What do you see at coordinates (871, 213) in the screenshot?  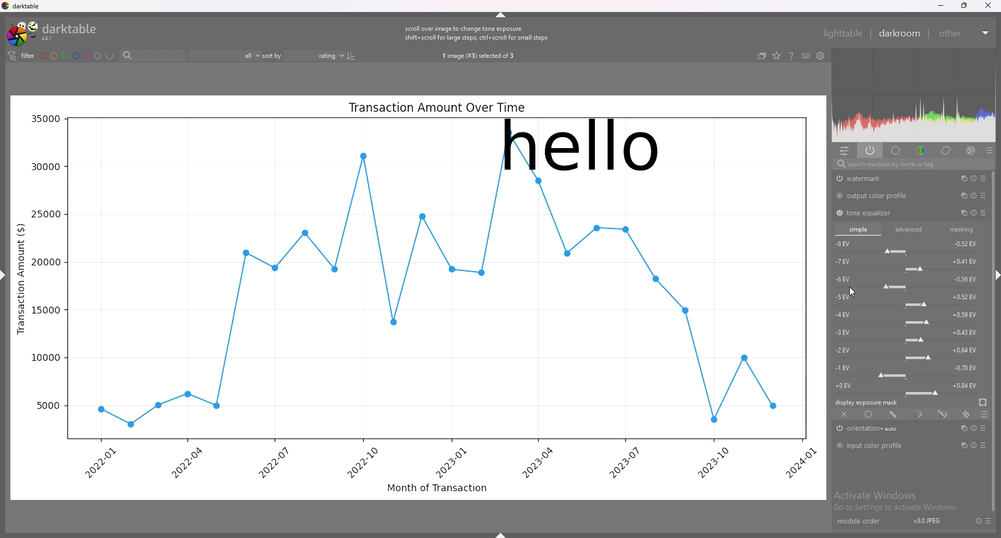 I see `tone equalizer` at bounding box center [871, 213].